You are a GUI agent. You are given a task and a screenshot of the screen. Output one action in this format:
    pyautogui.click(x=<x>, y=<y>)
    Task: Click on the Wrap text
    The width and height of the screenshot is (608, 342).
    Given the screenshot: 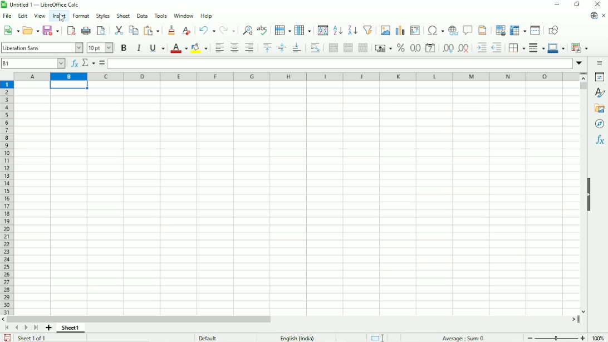 What is the action you would take?
    pyautogui.click(x=315, y=47)
    